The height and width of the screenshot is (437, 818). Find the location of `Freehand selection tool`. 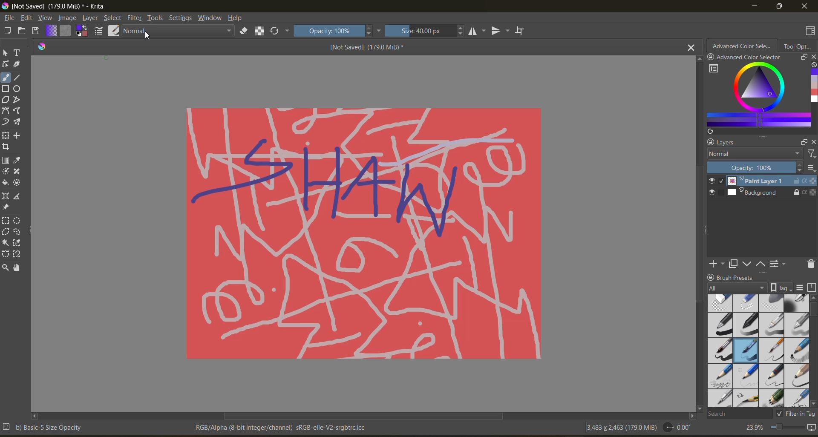

Freehand selection tool is located at coordinates (20, 232).